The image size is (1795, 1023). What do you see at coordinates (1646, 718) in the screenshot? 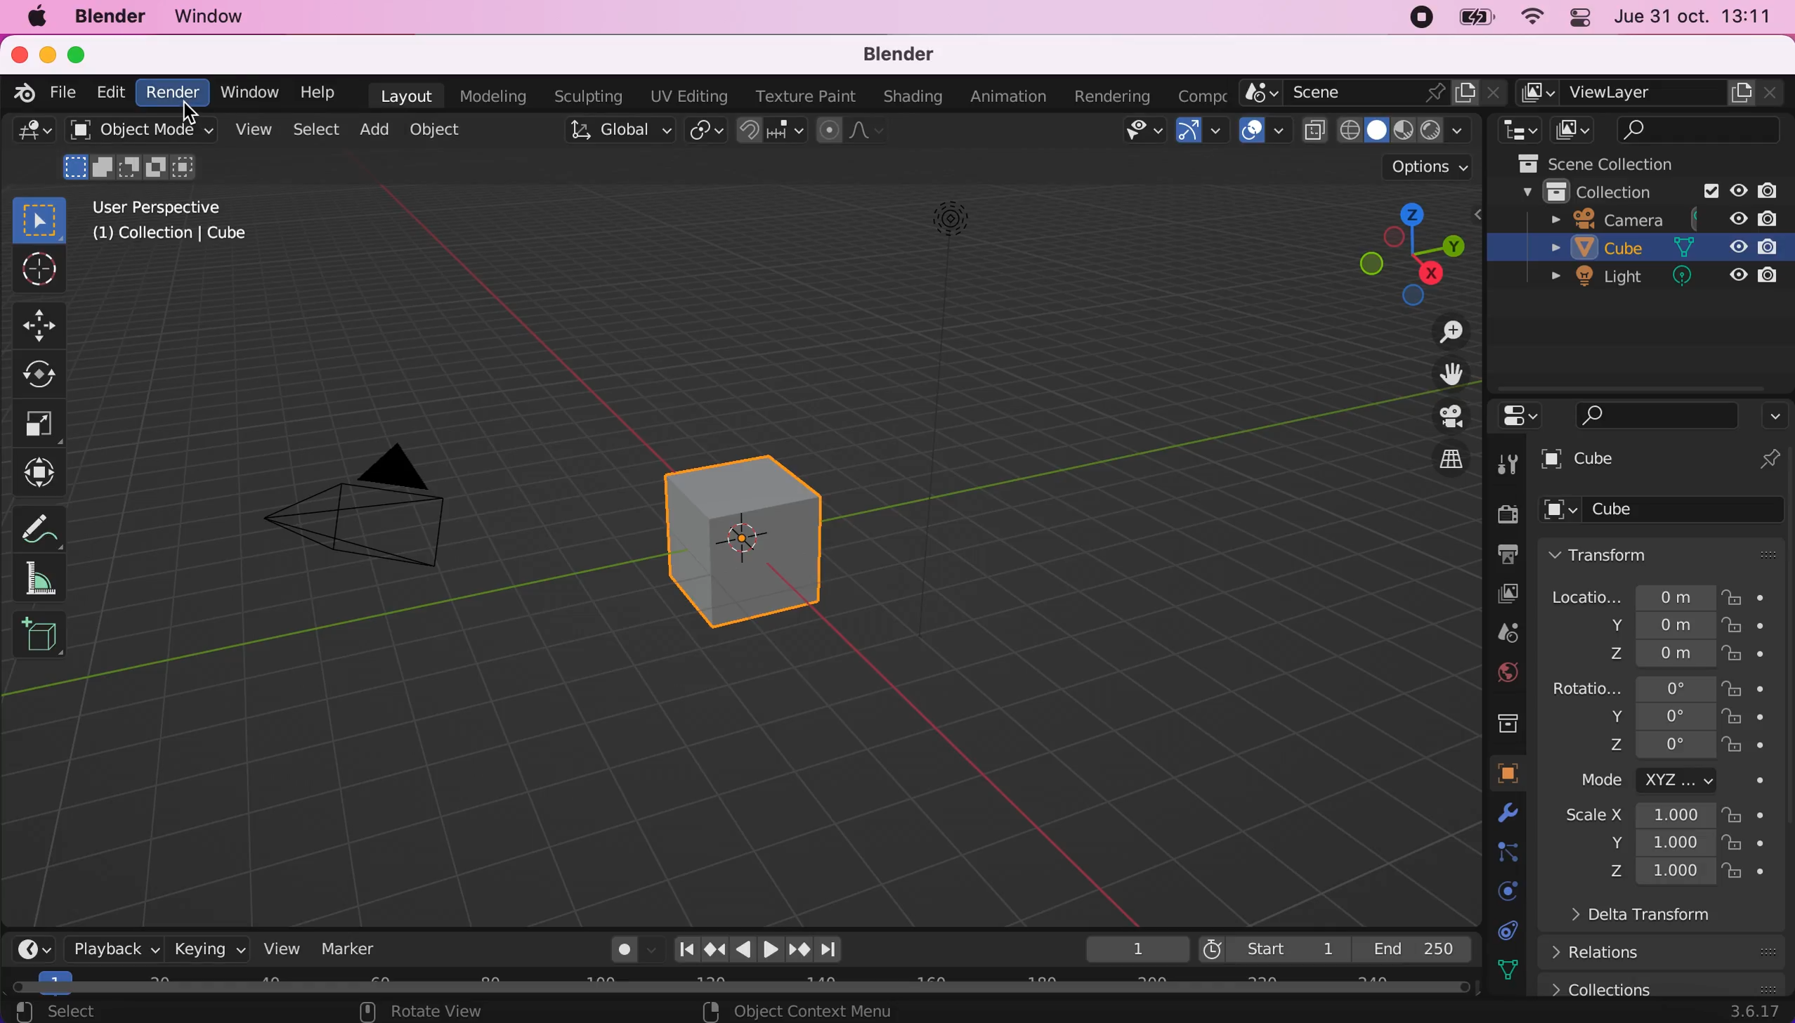
I see `rotation y` at bounding box center [1646, 718].